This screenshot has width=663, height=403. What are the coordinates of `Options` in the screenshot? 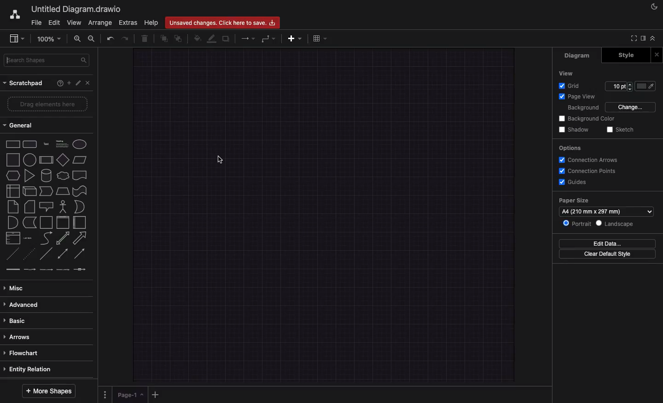 It's located at (571, 148).